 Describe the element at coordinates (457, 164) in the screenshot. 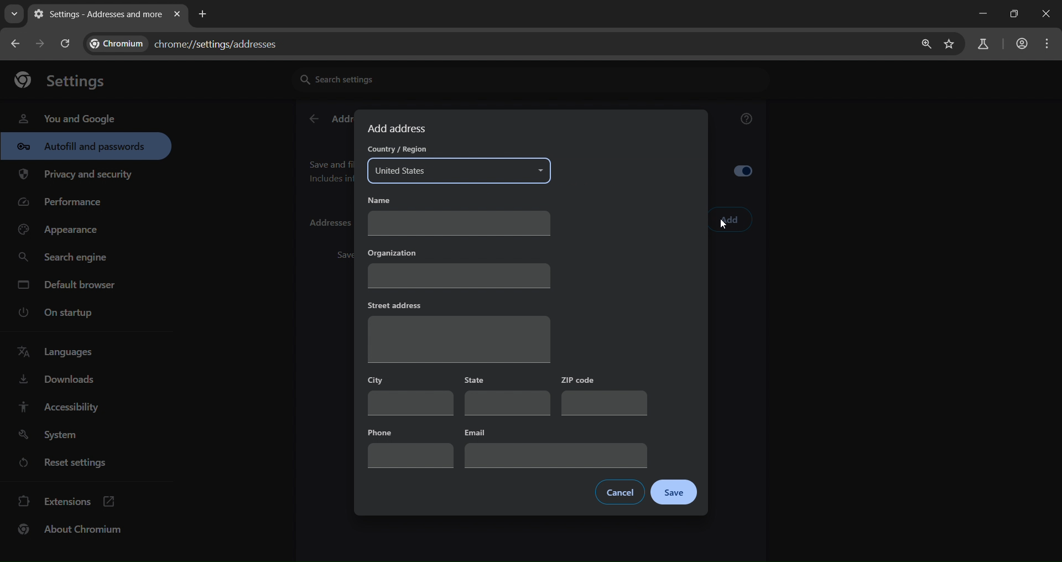

I see `country` at that location.